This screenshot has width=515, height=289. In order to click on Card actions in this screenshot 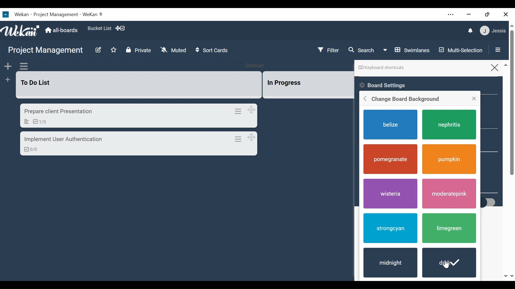, I will do `click(242, 139)`.